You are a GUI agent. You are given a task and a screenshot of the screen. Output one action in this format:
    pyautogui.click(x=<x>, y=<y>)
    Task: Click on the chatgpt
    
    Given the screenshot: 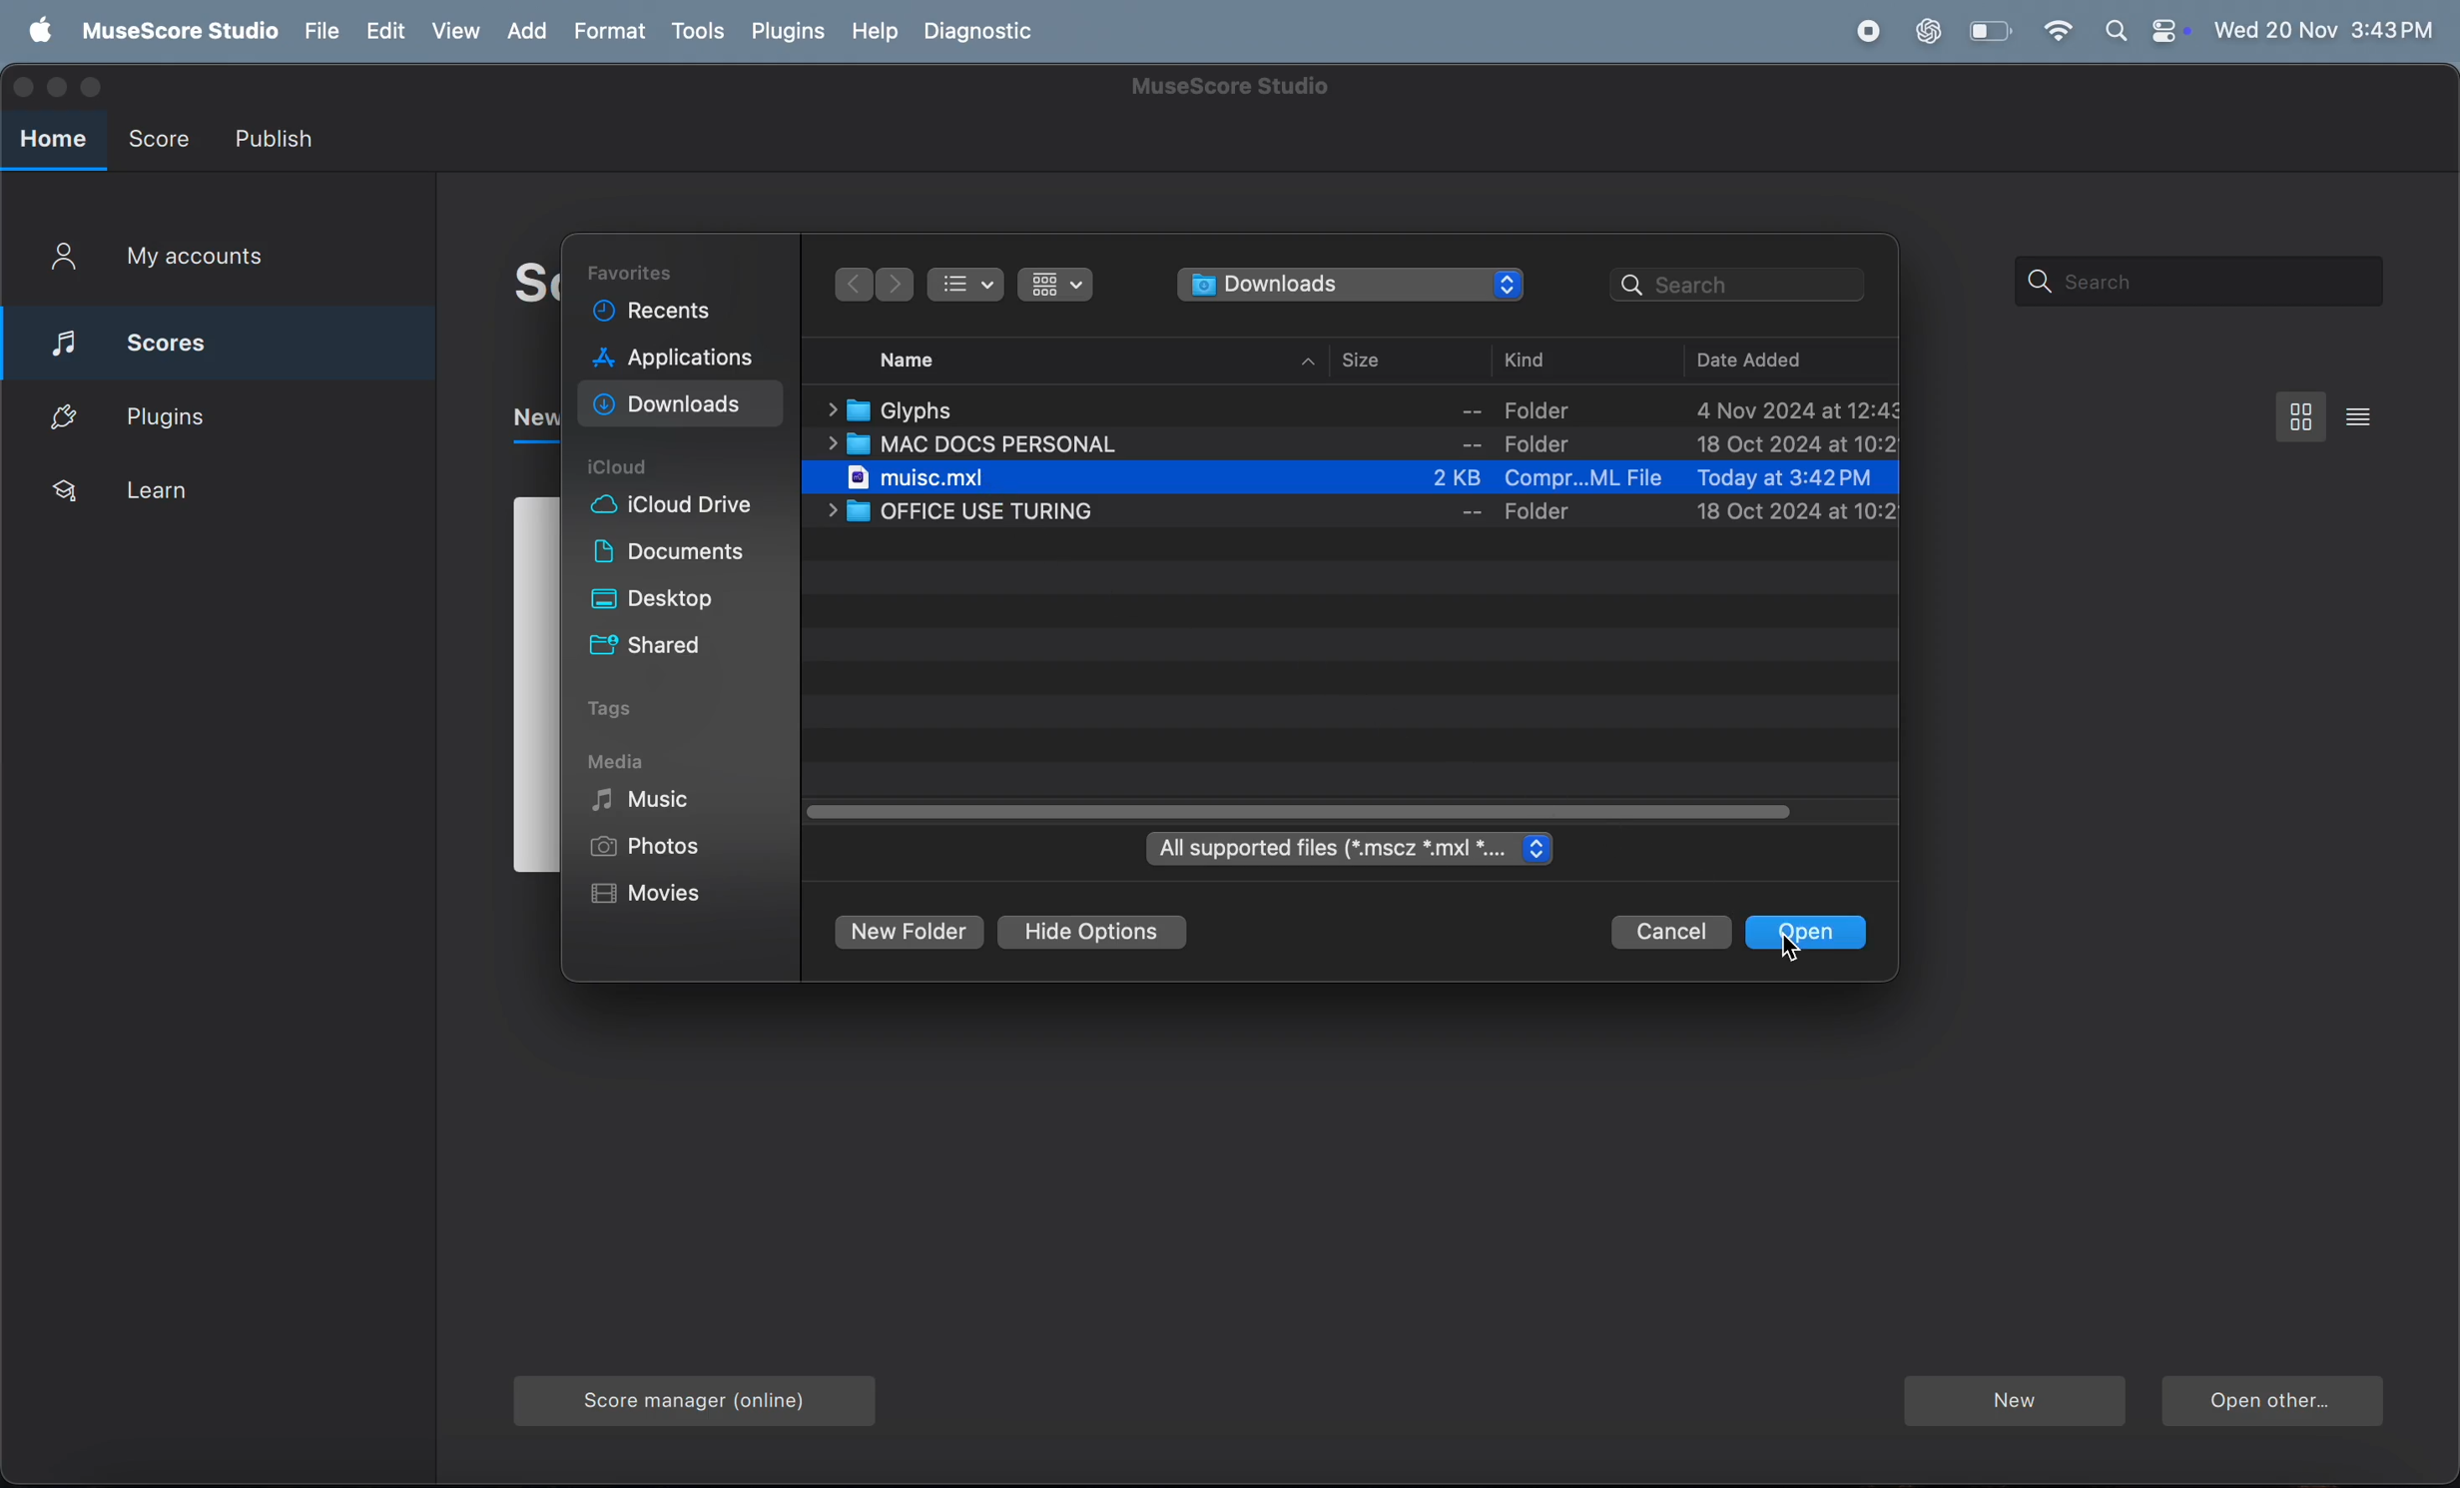 What is the action you would take?
    pyautogui.click(x=1924, y=31)
    